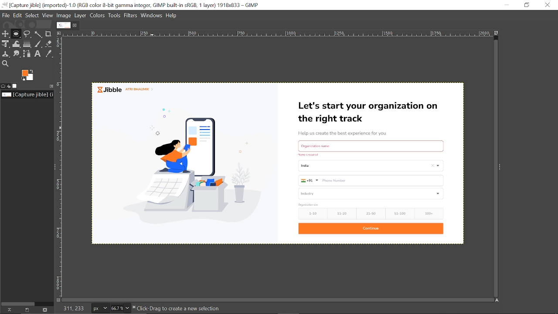  What do you see at coordinates (16, 86) in the screenshot?
I see `Images` at bounding box center [16, 86].